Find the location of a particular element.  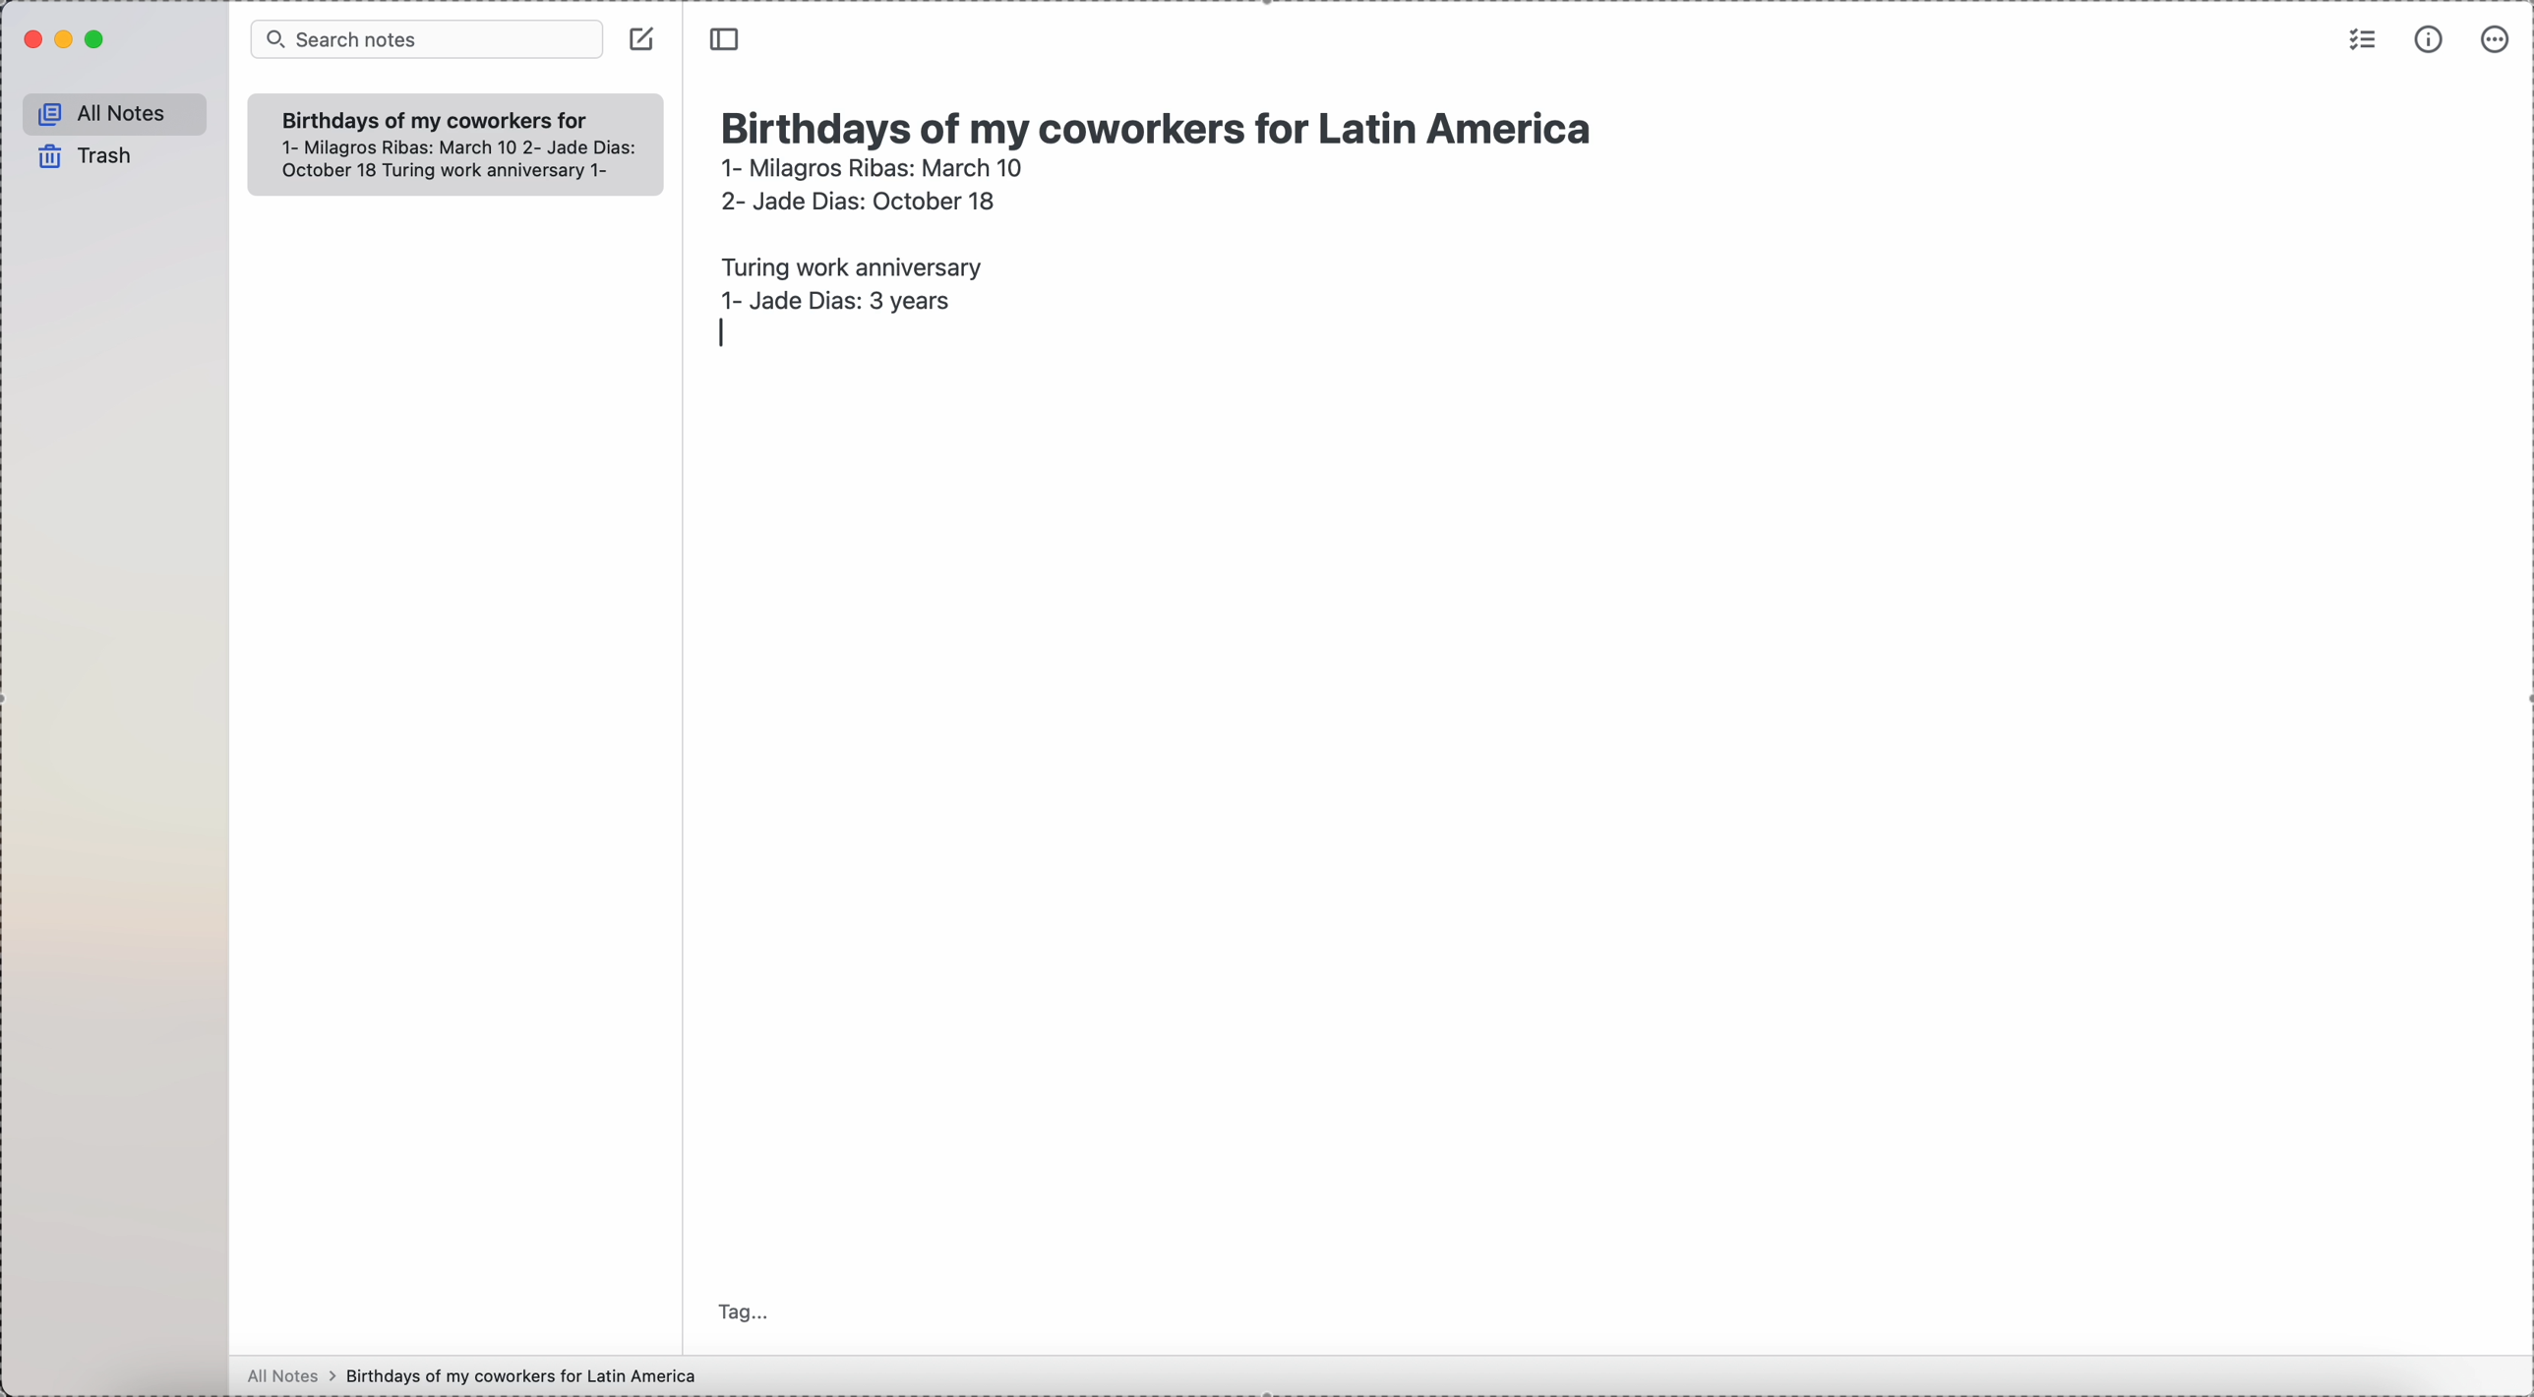

all notes > birthdays of my coworkers for Latin America is located at coordinates (477, 1375).